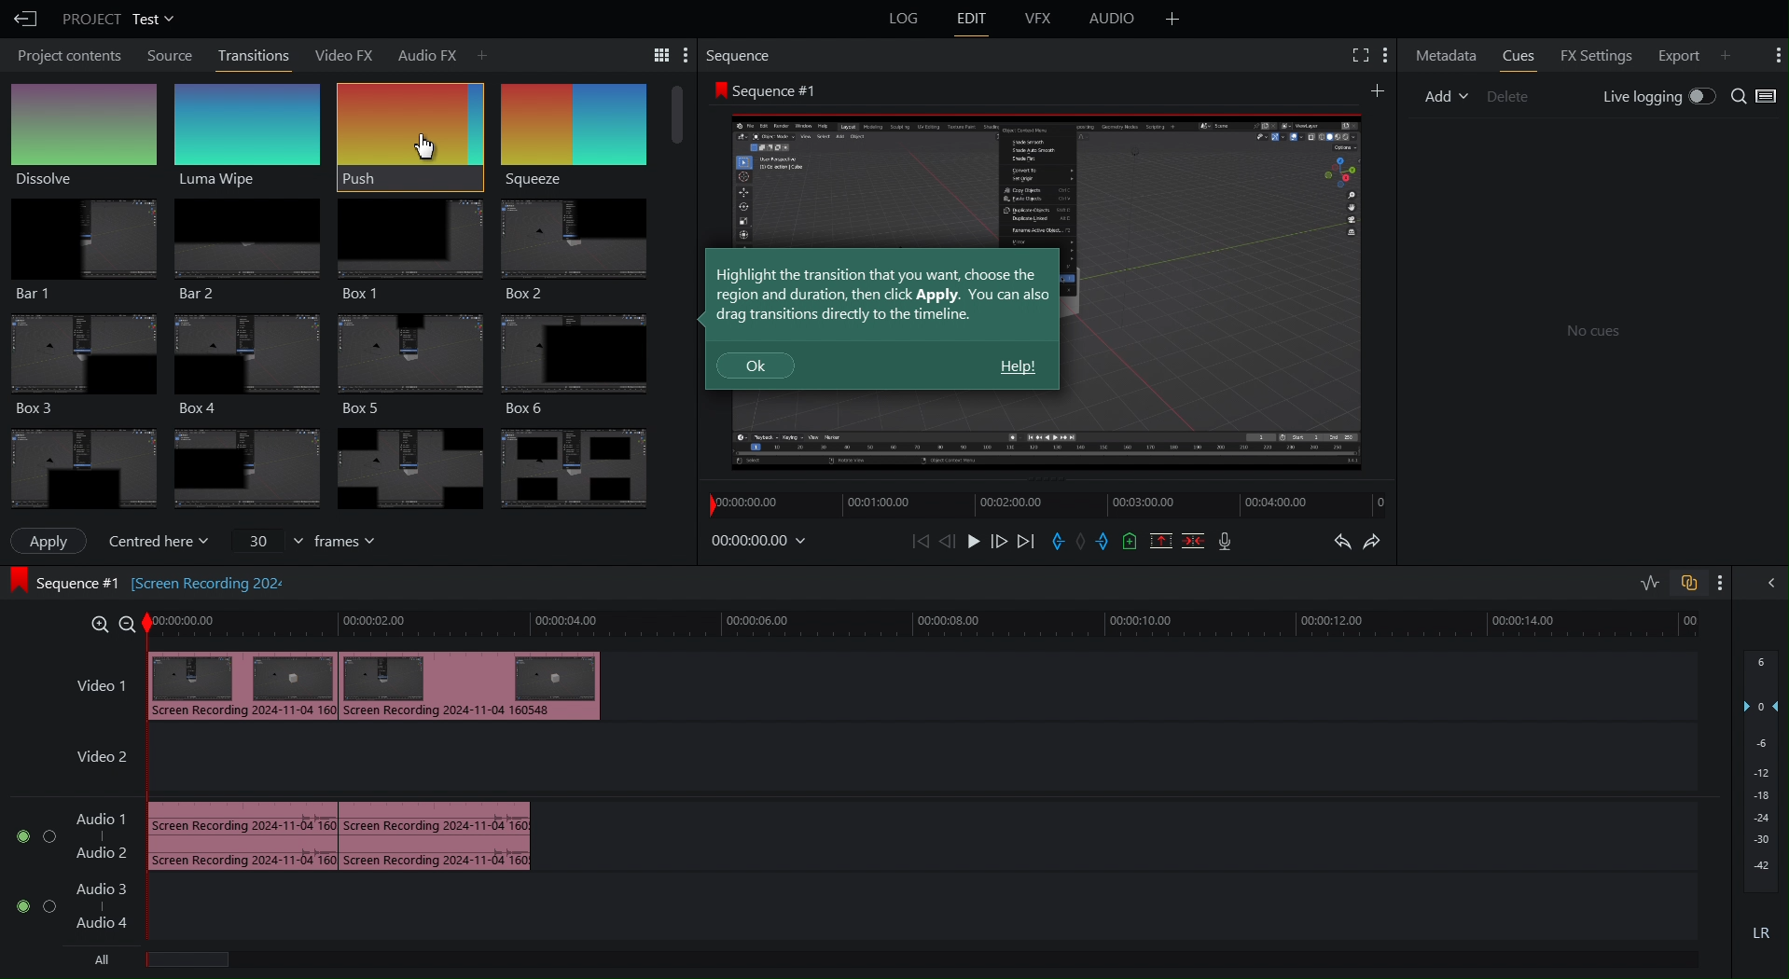 This screenshot has height=979, width=1789. What do you see at coordinates (354, 541) in the screenshot?
I see `frames` at bounding box center [354, 541].